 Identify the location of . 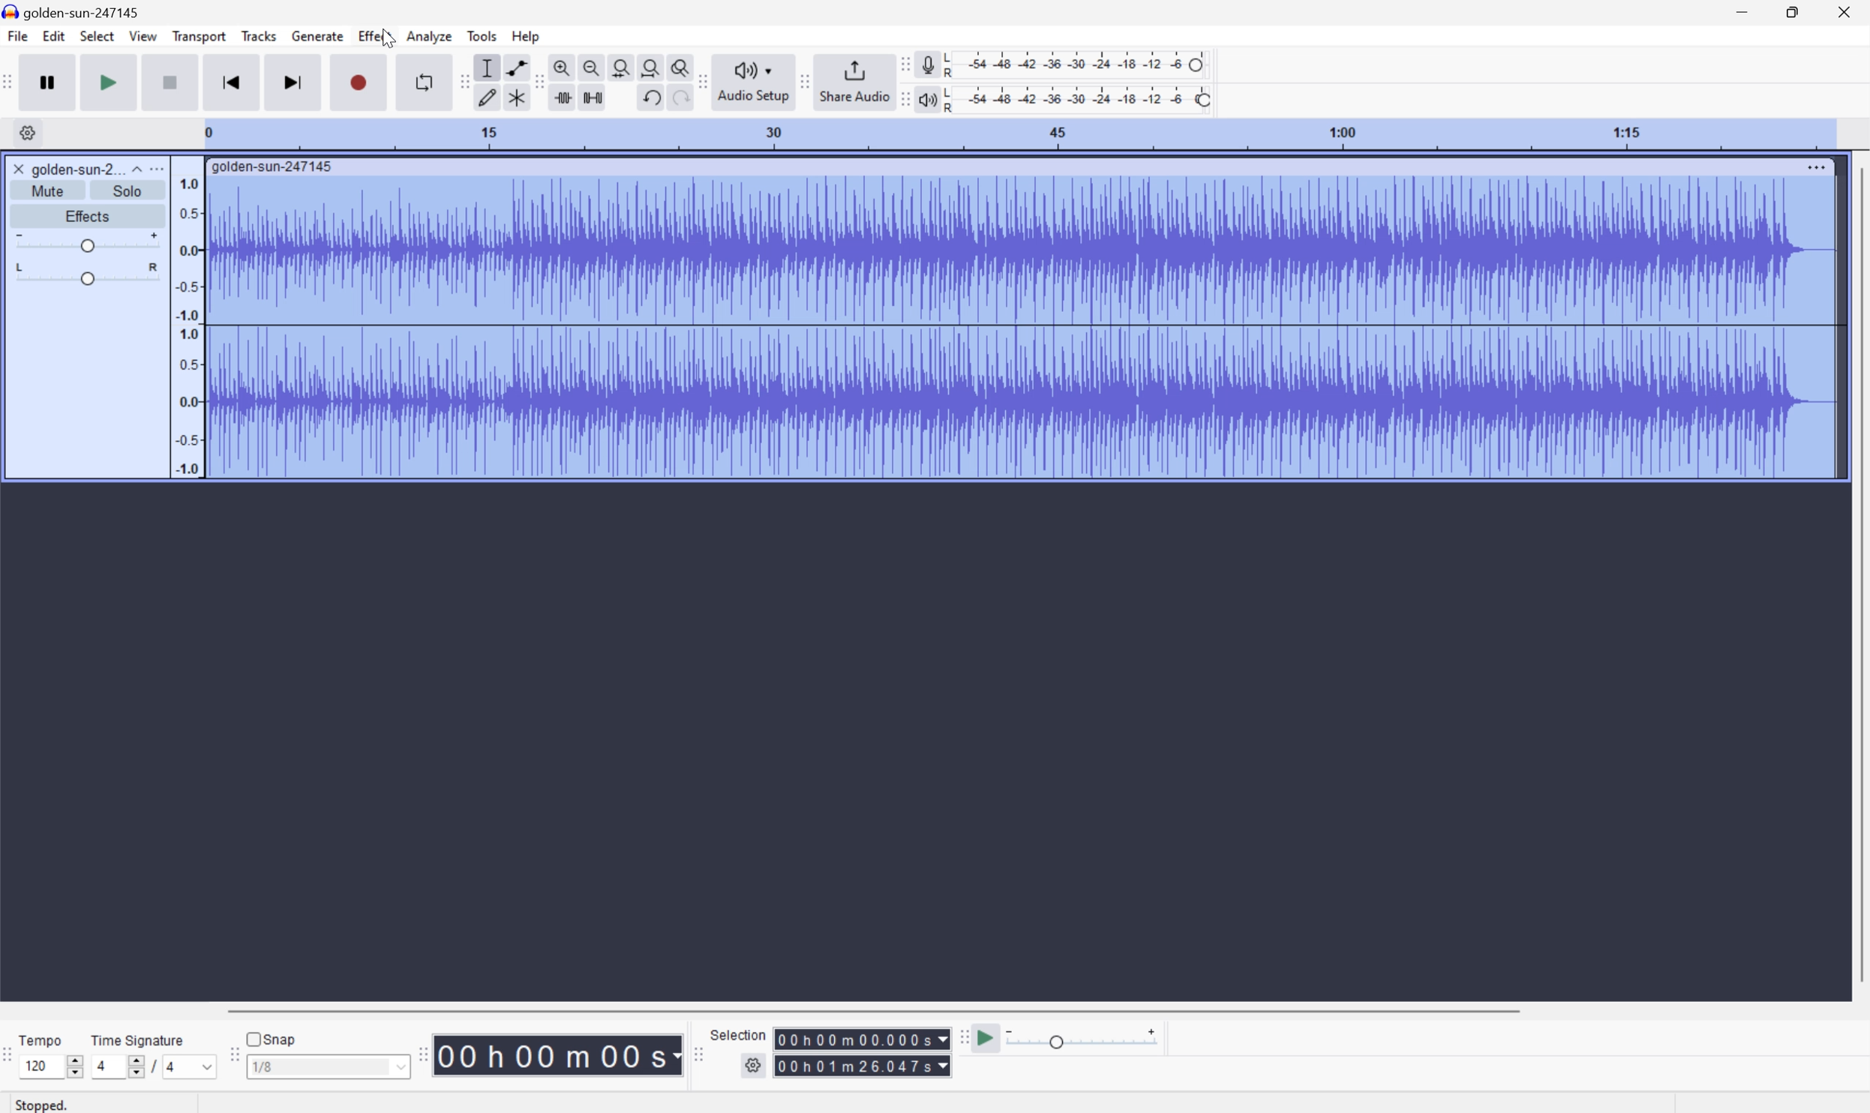
(862, 1039).